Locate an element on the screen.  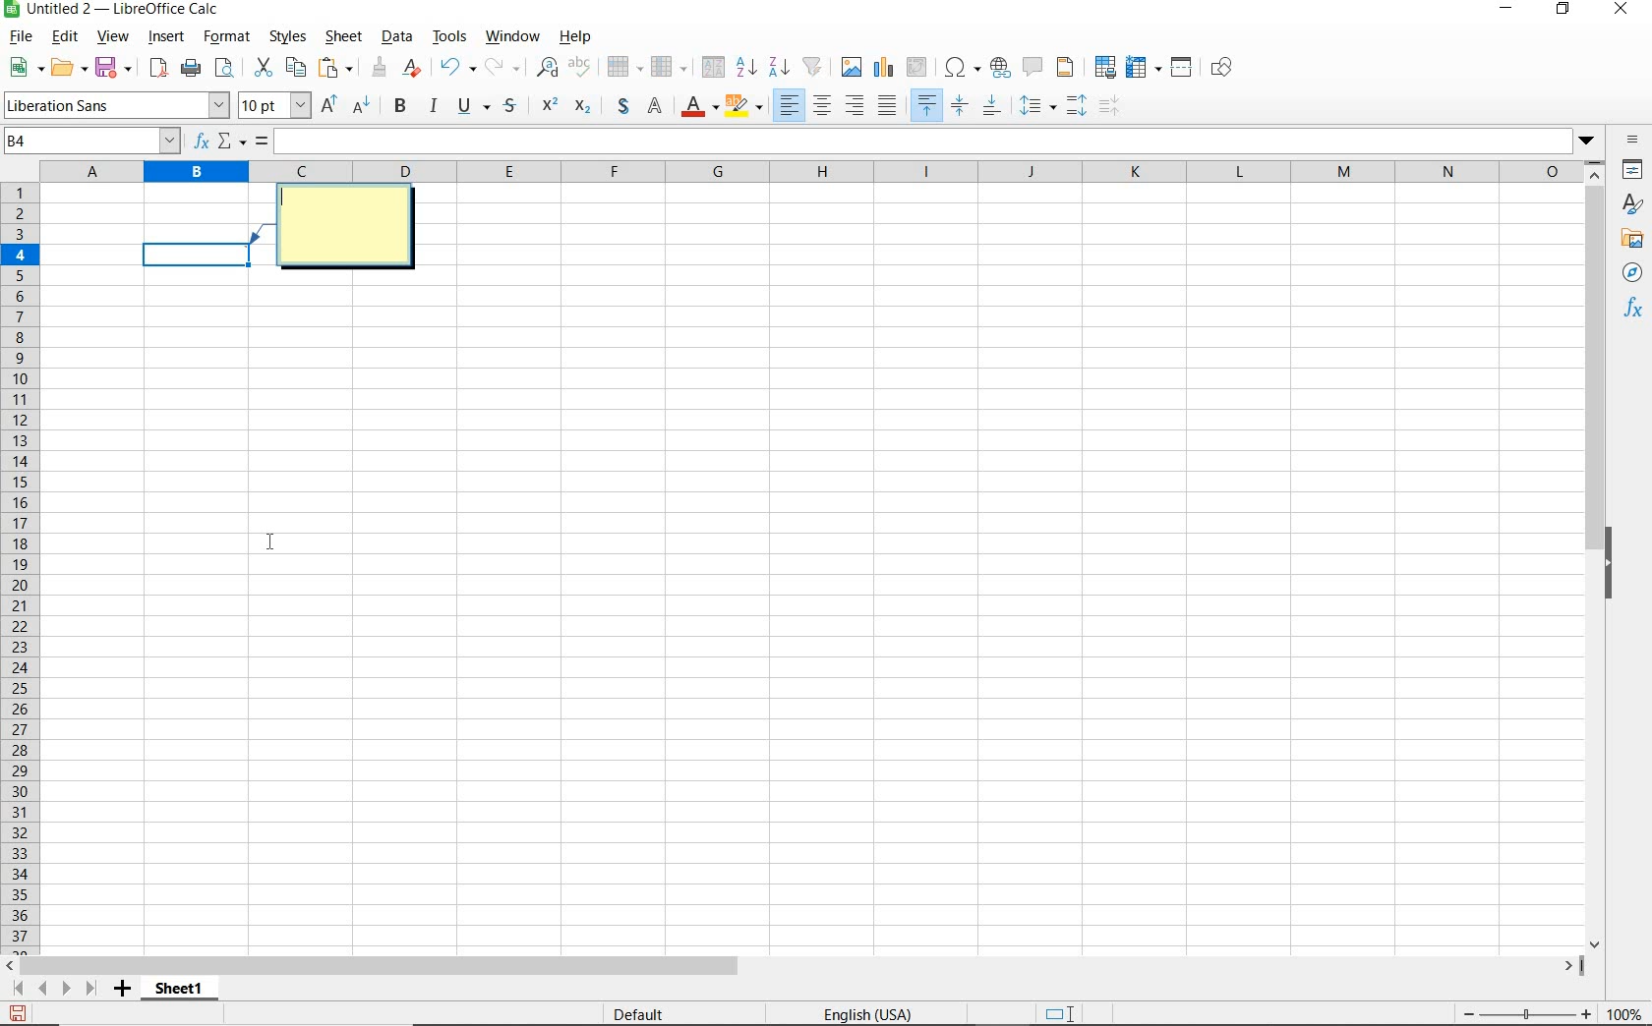
insert chart is located at coordinates (883, 69).